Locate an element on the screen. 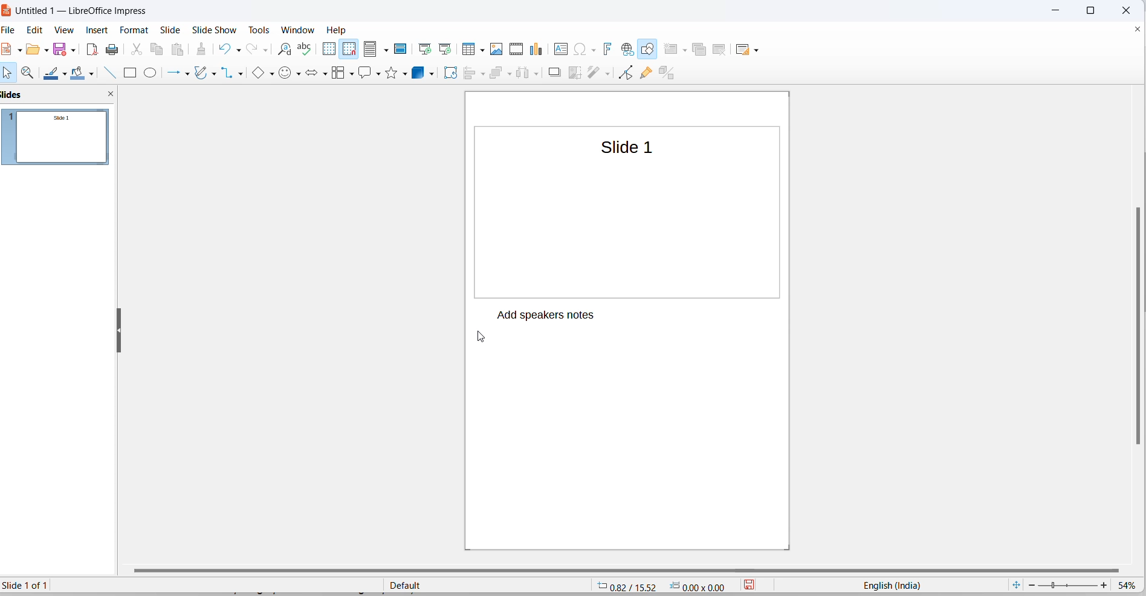 This screenshot has height=596, width=1146. copy is located at coordinates (158, 50).